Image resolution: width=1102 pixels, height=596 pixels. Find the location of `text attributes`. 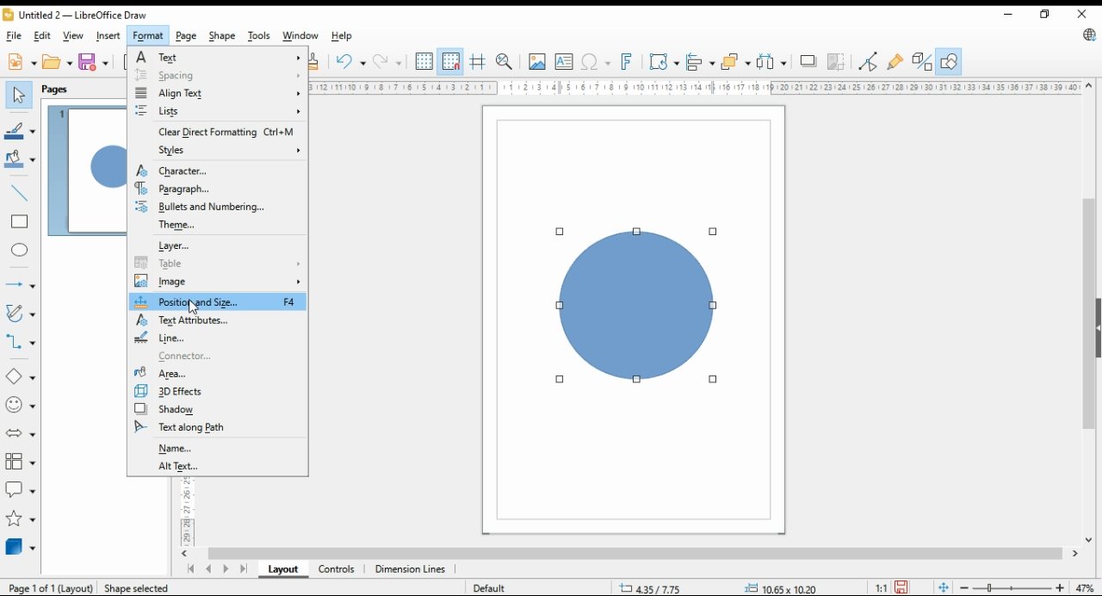

text attributes is located at coordinates (192, 320).